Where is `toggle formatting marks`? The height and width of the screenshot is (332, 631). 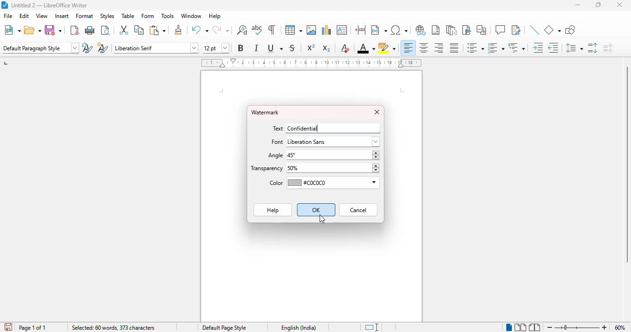
toggle formatting marks is located at coordinates (271, 30).